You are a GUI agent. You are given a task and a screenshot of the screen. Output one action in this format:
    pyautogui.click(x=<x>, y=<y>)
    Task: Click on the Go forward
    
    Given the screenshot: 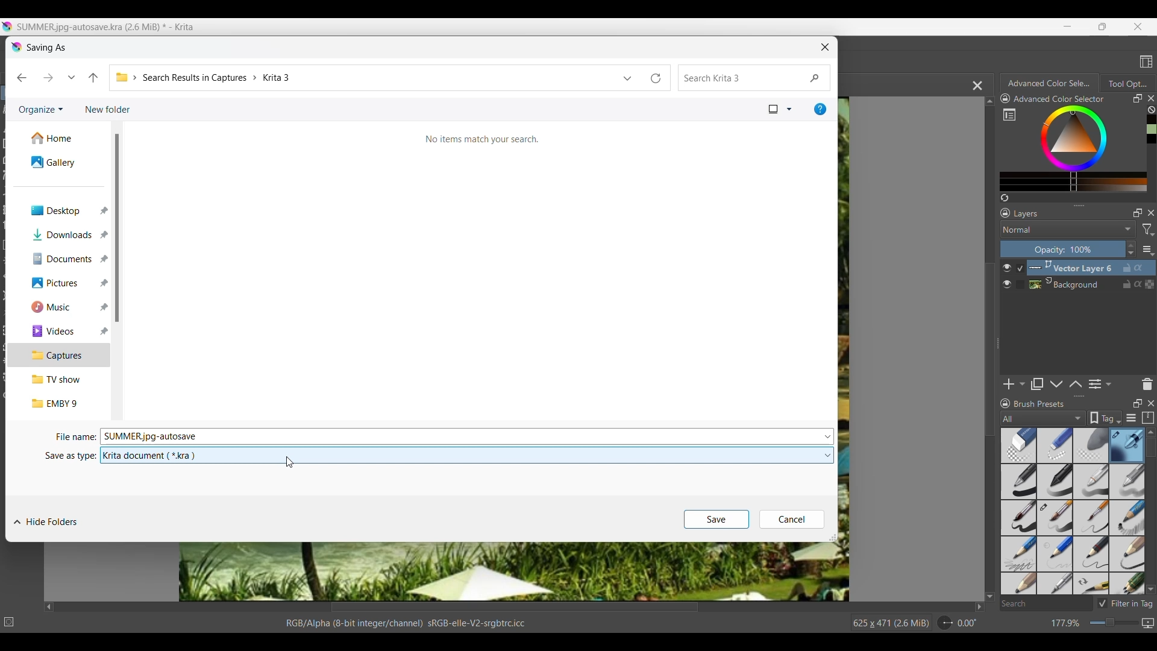 What is the action you would take?
    pyautogui.click(x=48, y=77)
    